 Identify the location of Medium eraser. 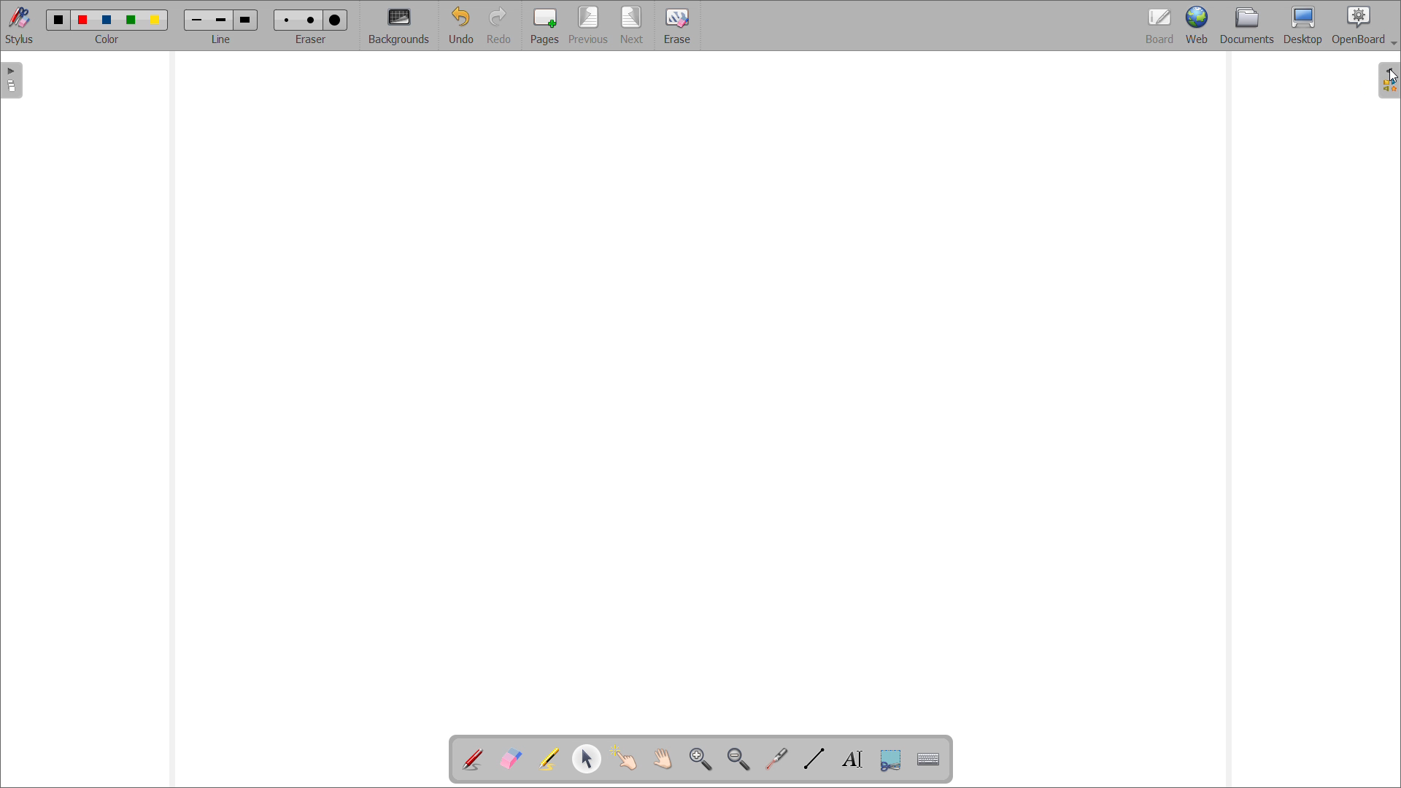
(309, 18).